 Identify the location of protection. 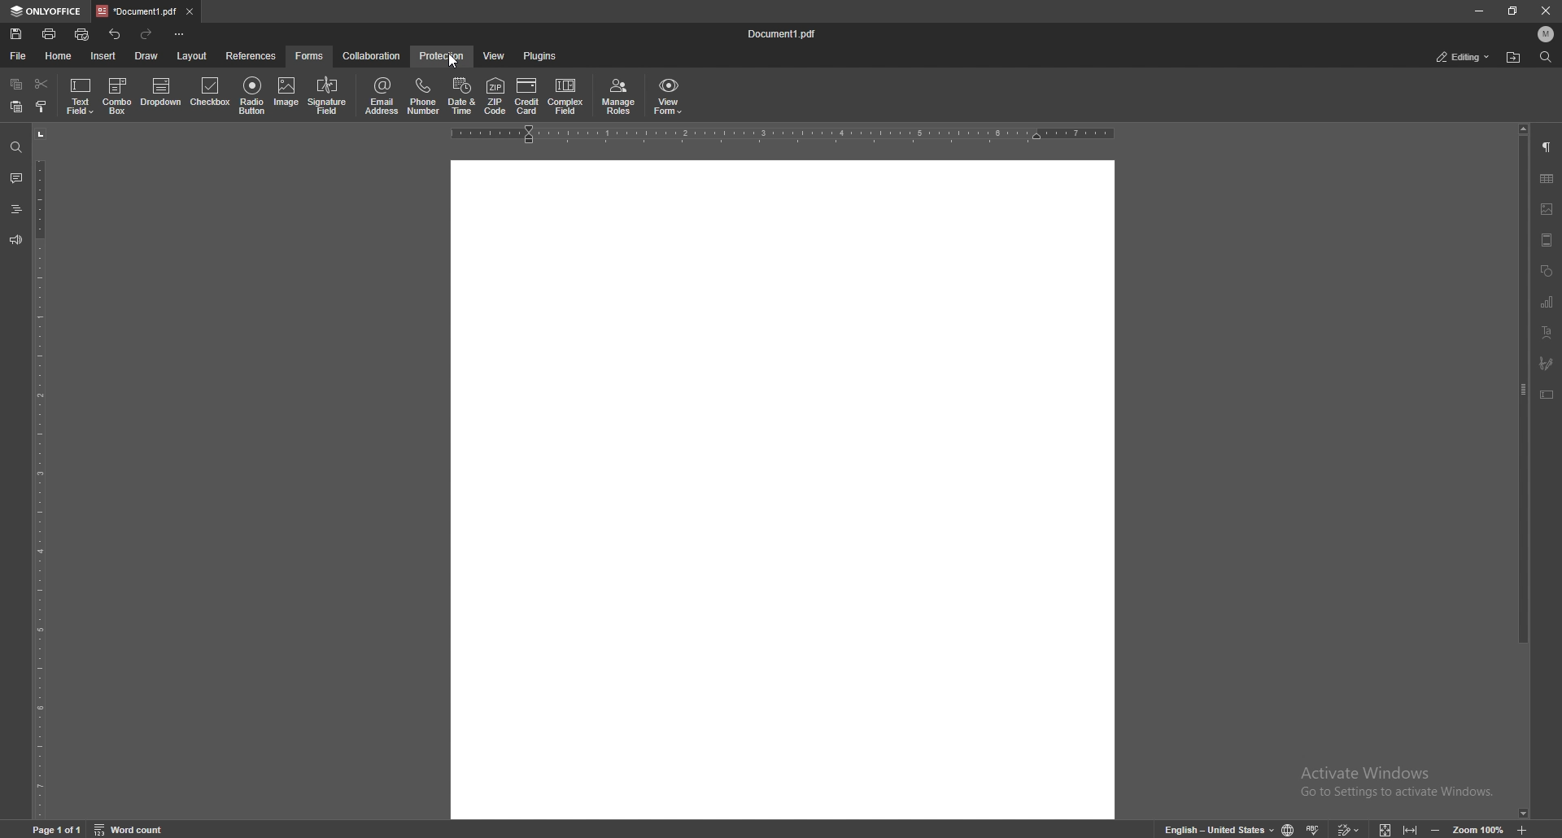
(443, 56).